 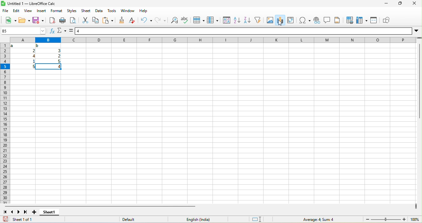 I want to click on select function, so click(x=62, y=31).